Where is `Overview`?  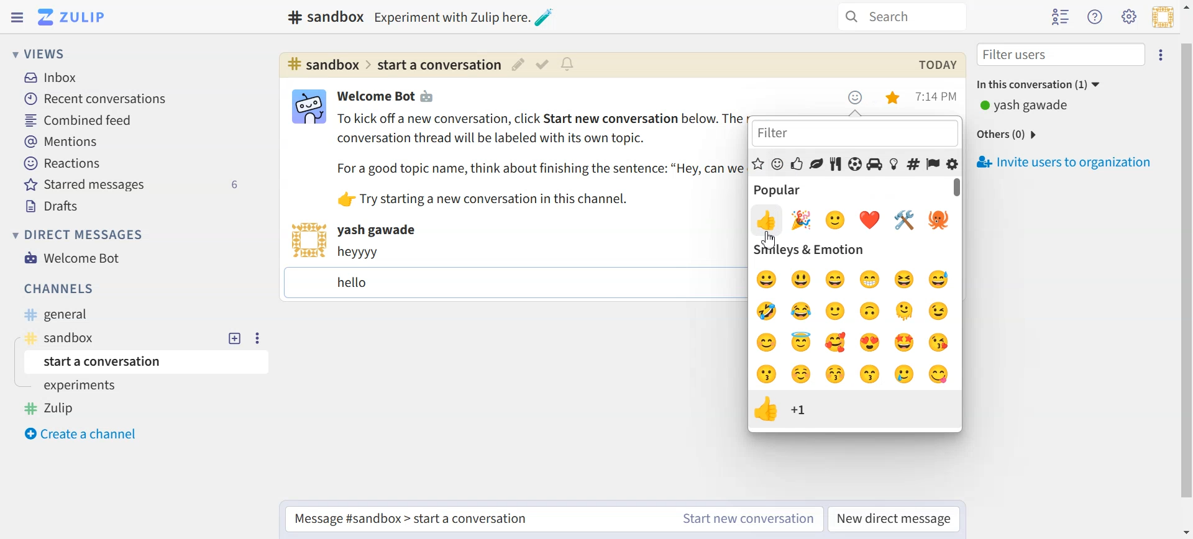 Overview is located at coordinates (806, 408).